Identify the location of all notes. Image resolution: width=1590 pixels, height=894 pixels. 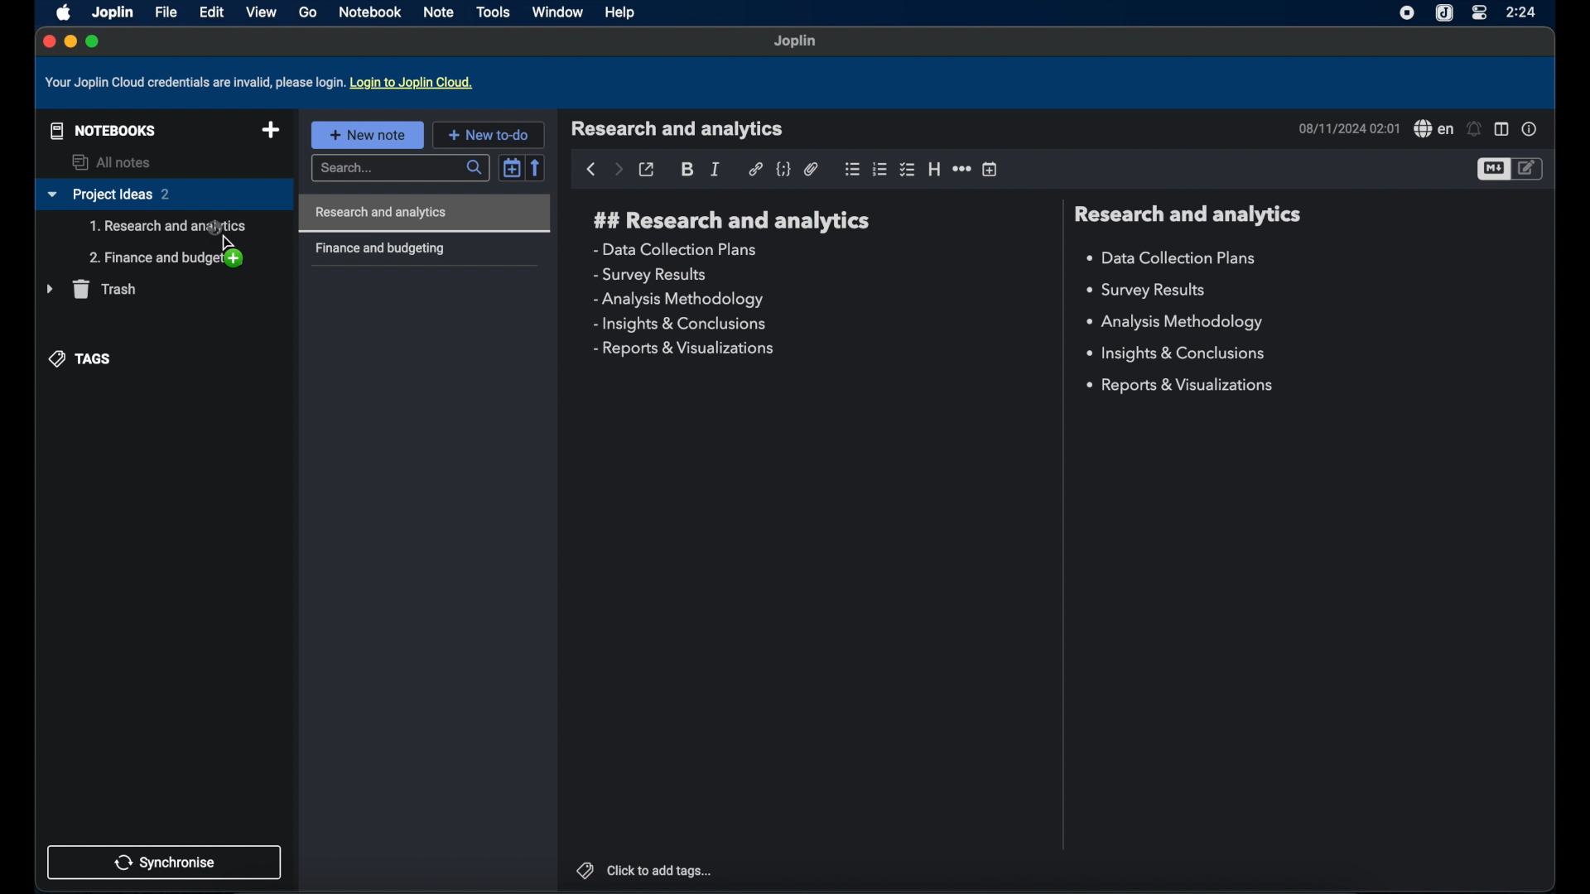
(113, 162).